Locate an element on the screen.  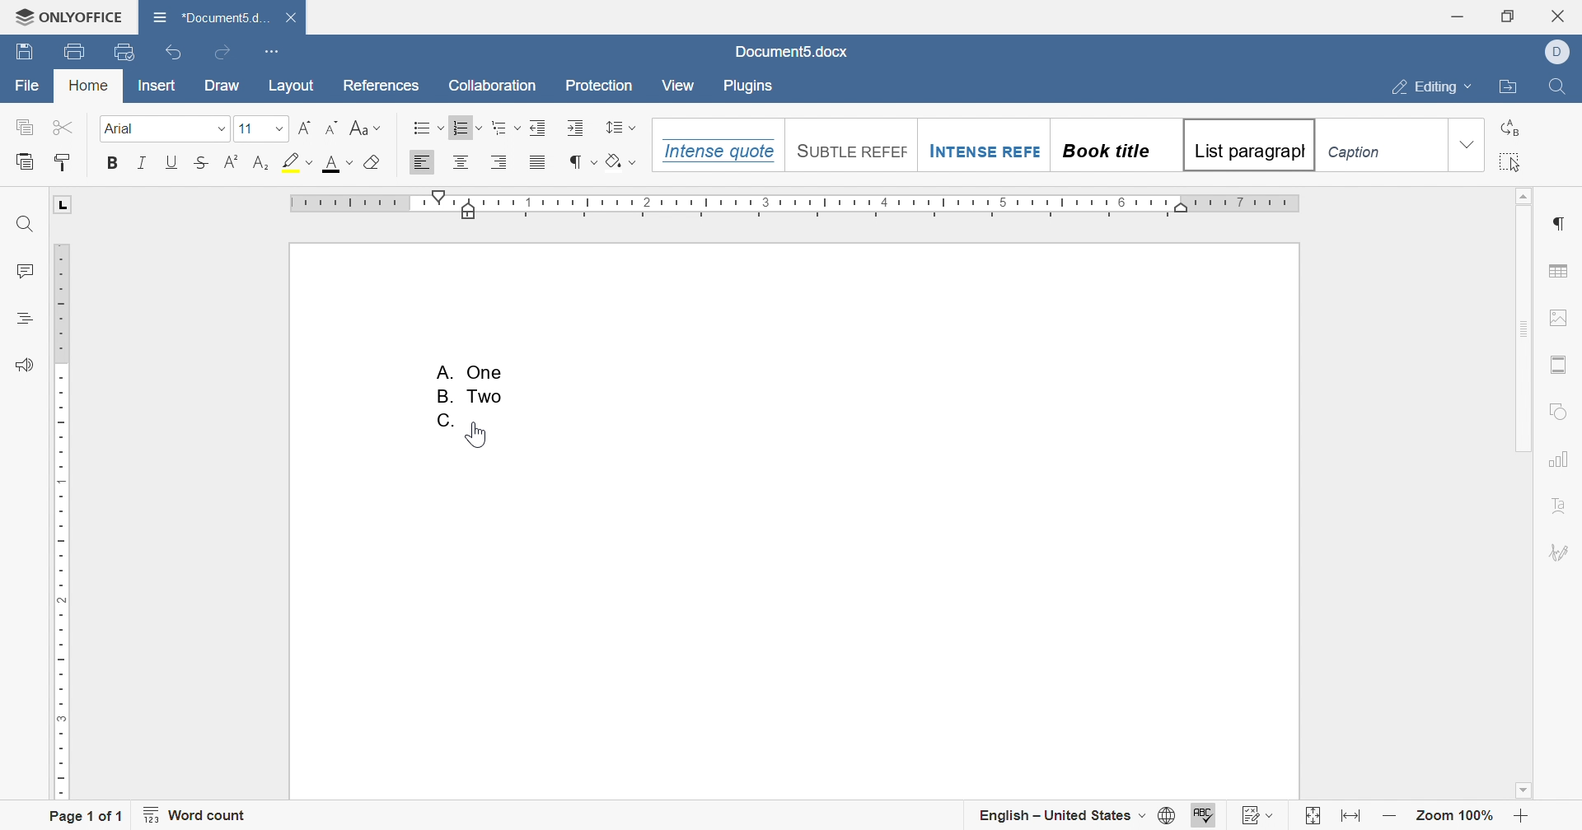
drop down is located at coordinates (220, 129).